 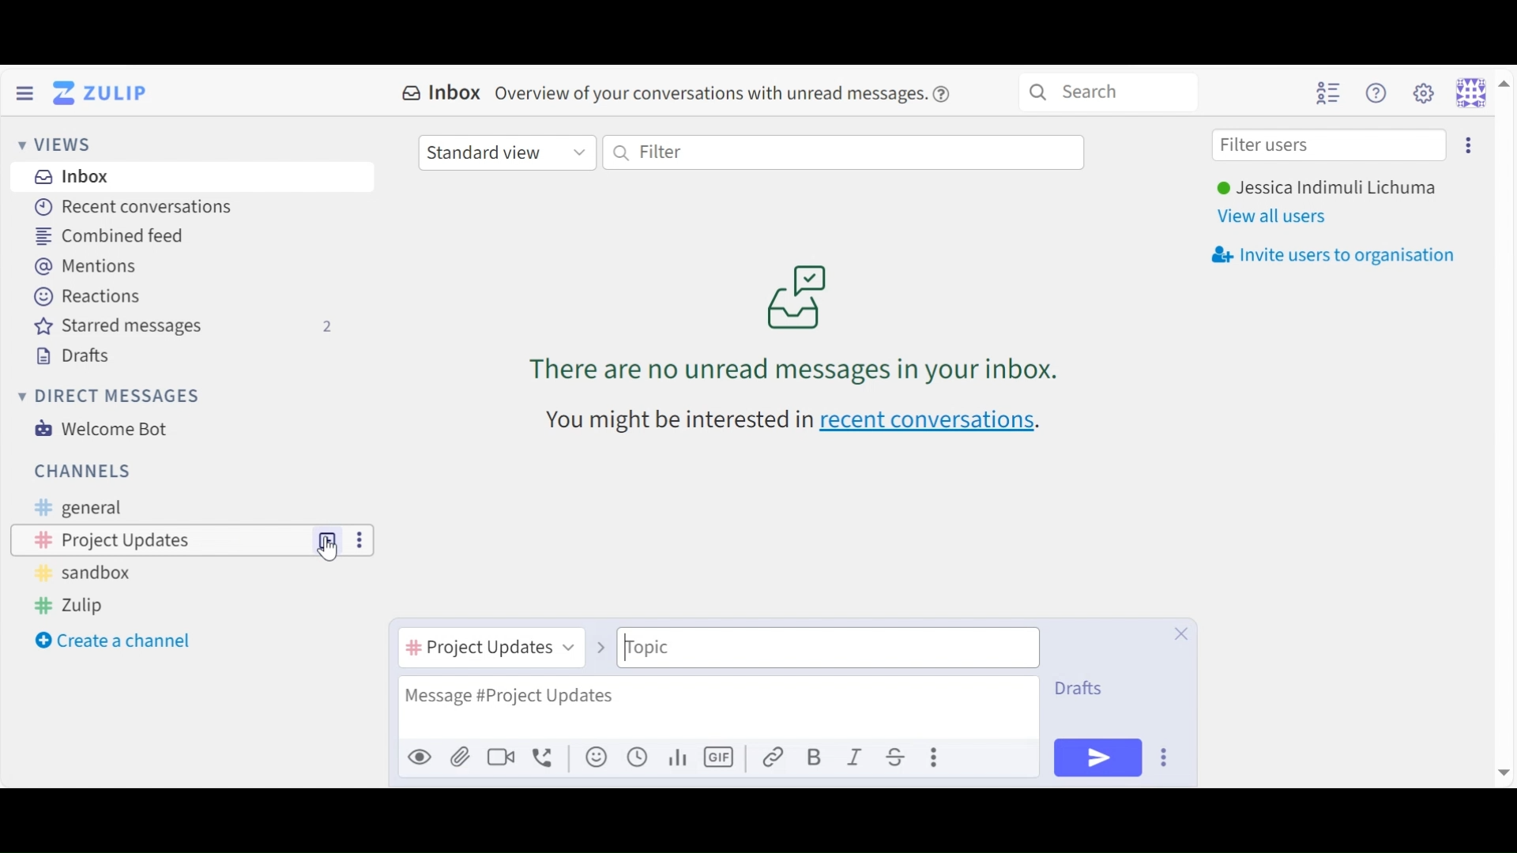 I want to click on Filter, so click(x=843, y=152).